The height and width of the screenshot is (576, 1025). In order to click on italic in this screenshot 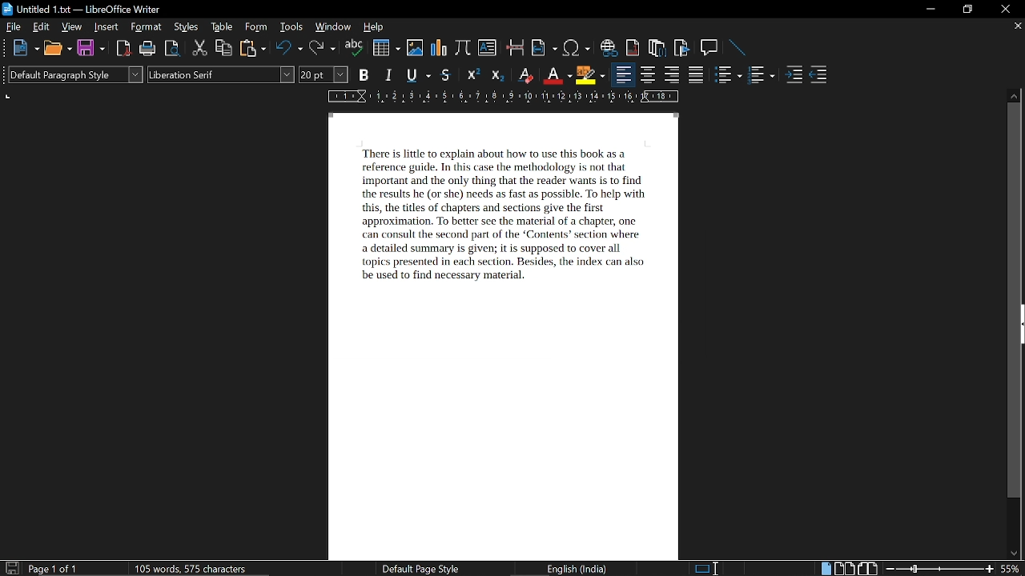, I will do `click(389, 74)`.